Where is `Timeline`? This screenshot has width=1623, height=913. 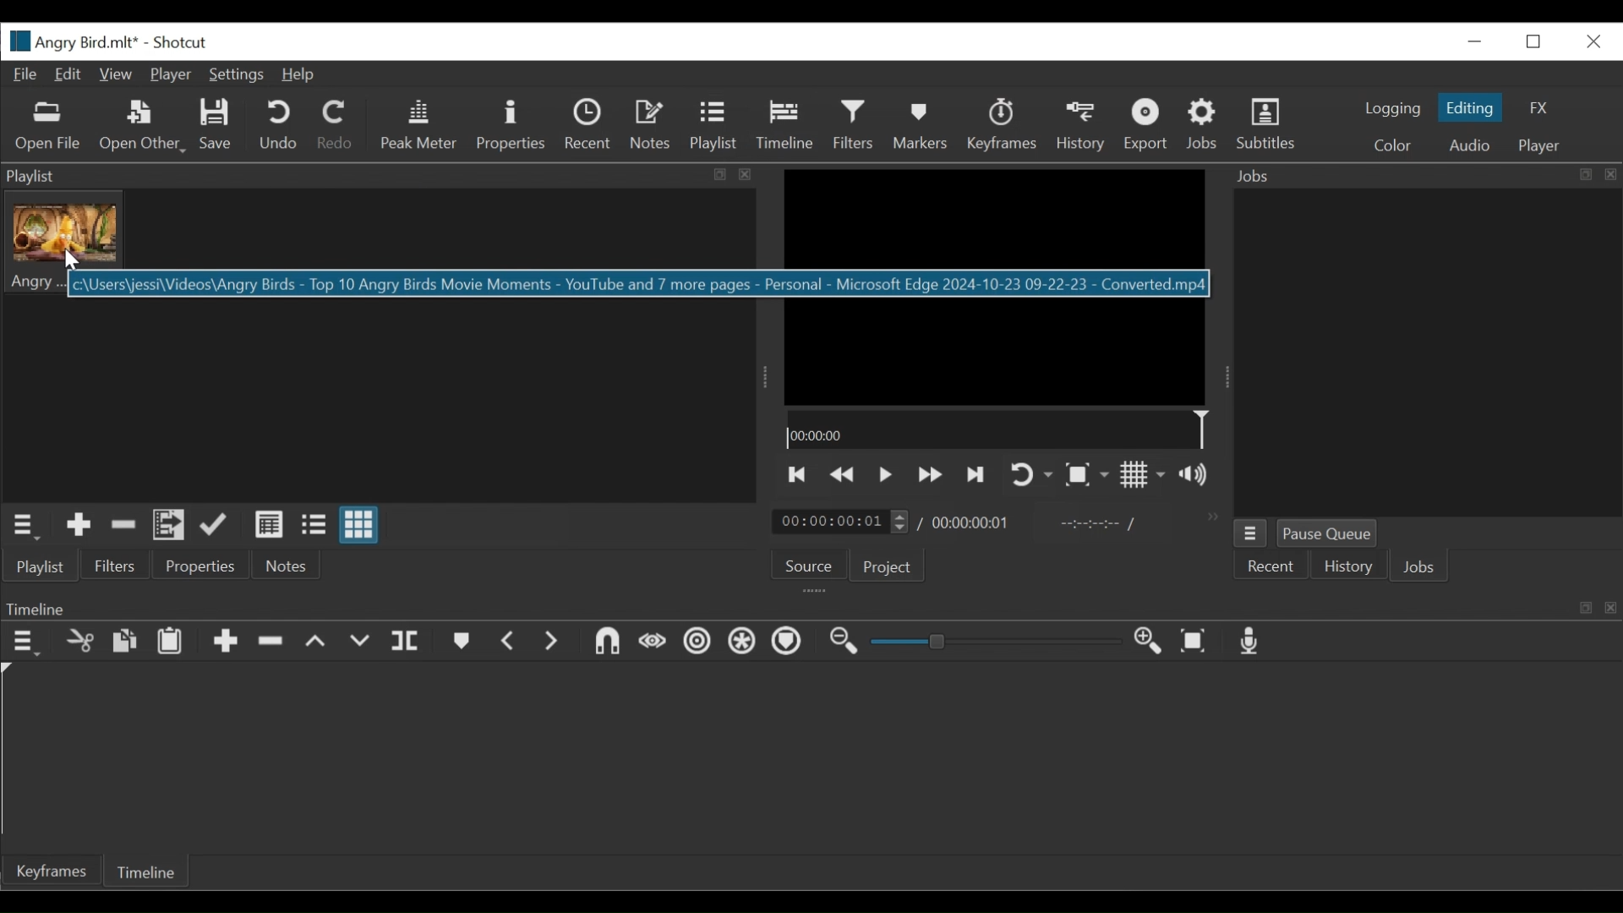
Timeline is located at coordinates (784, 126).